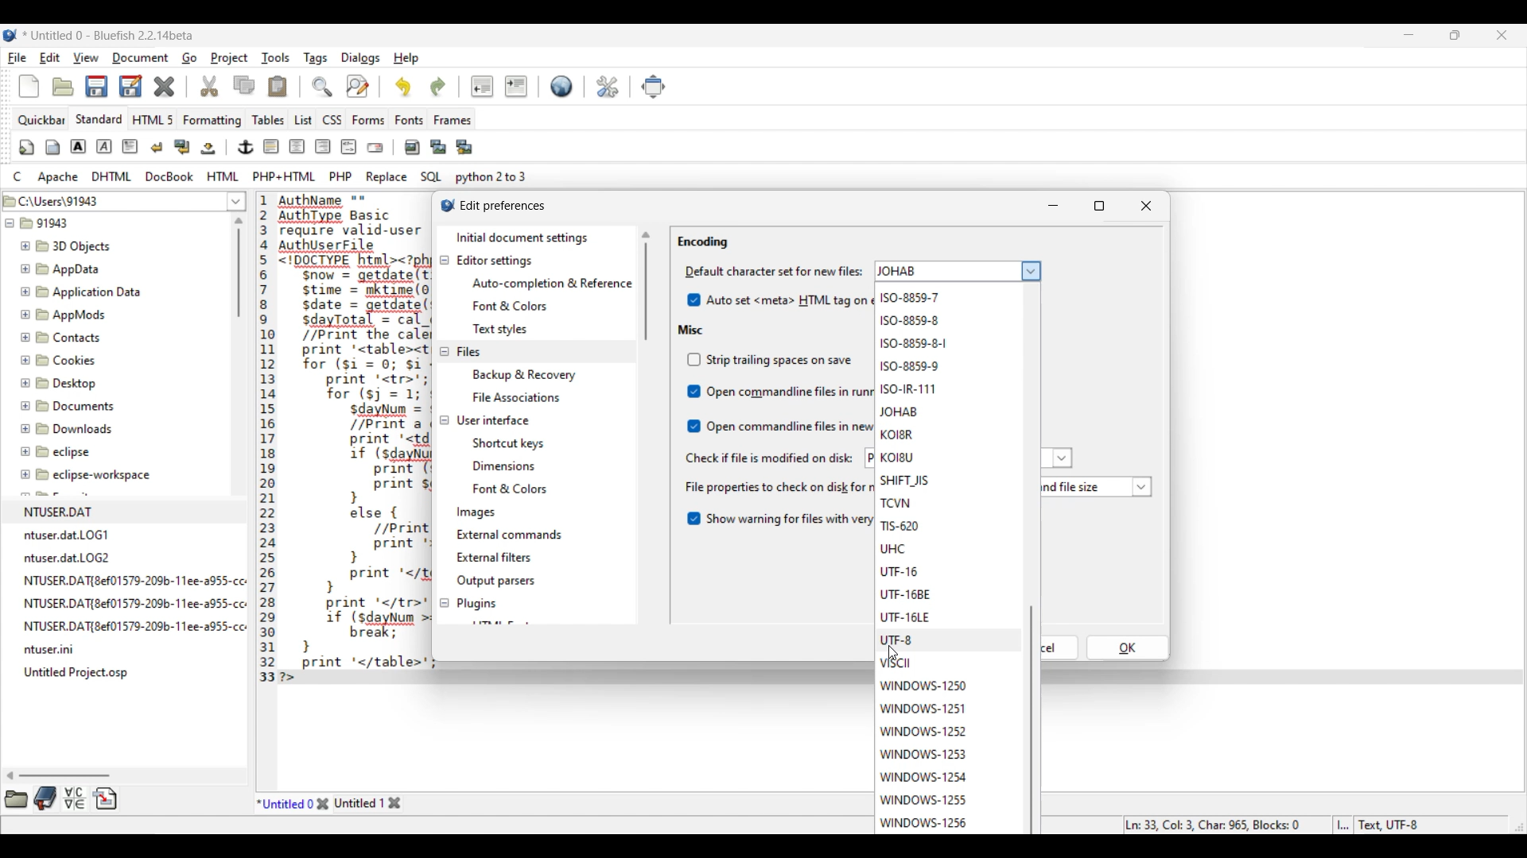 The width and height of the screenshot is (1527, 858). What do you see at coordinates (523, 466) in the screenshot?
I see `User interface setting options` at bounding box center [523, 466].